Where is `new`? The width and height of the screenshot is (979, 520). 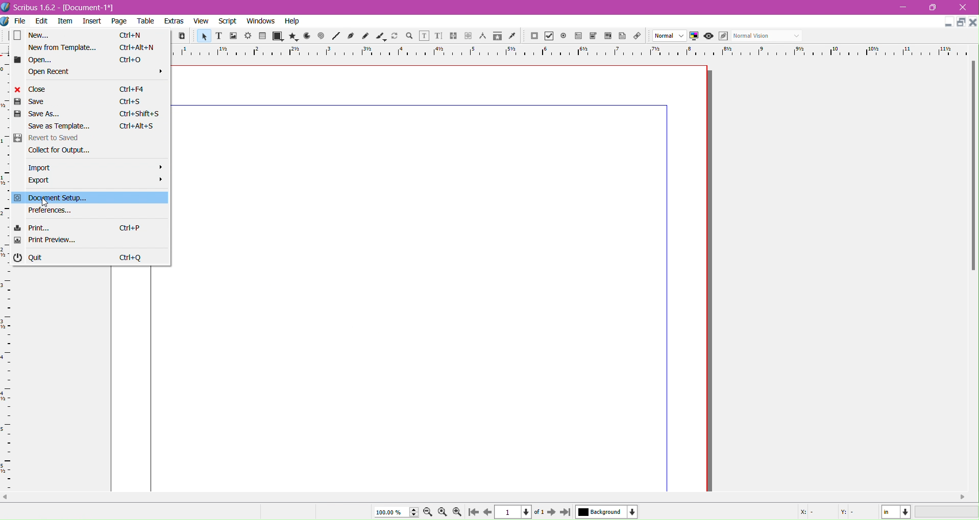
new is located at coordinates (33, 35).